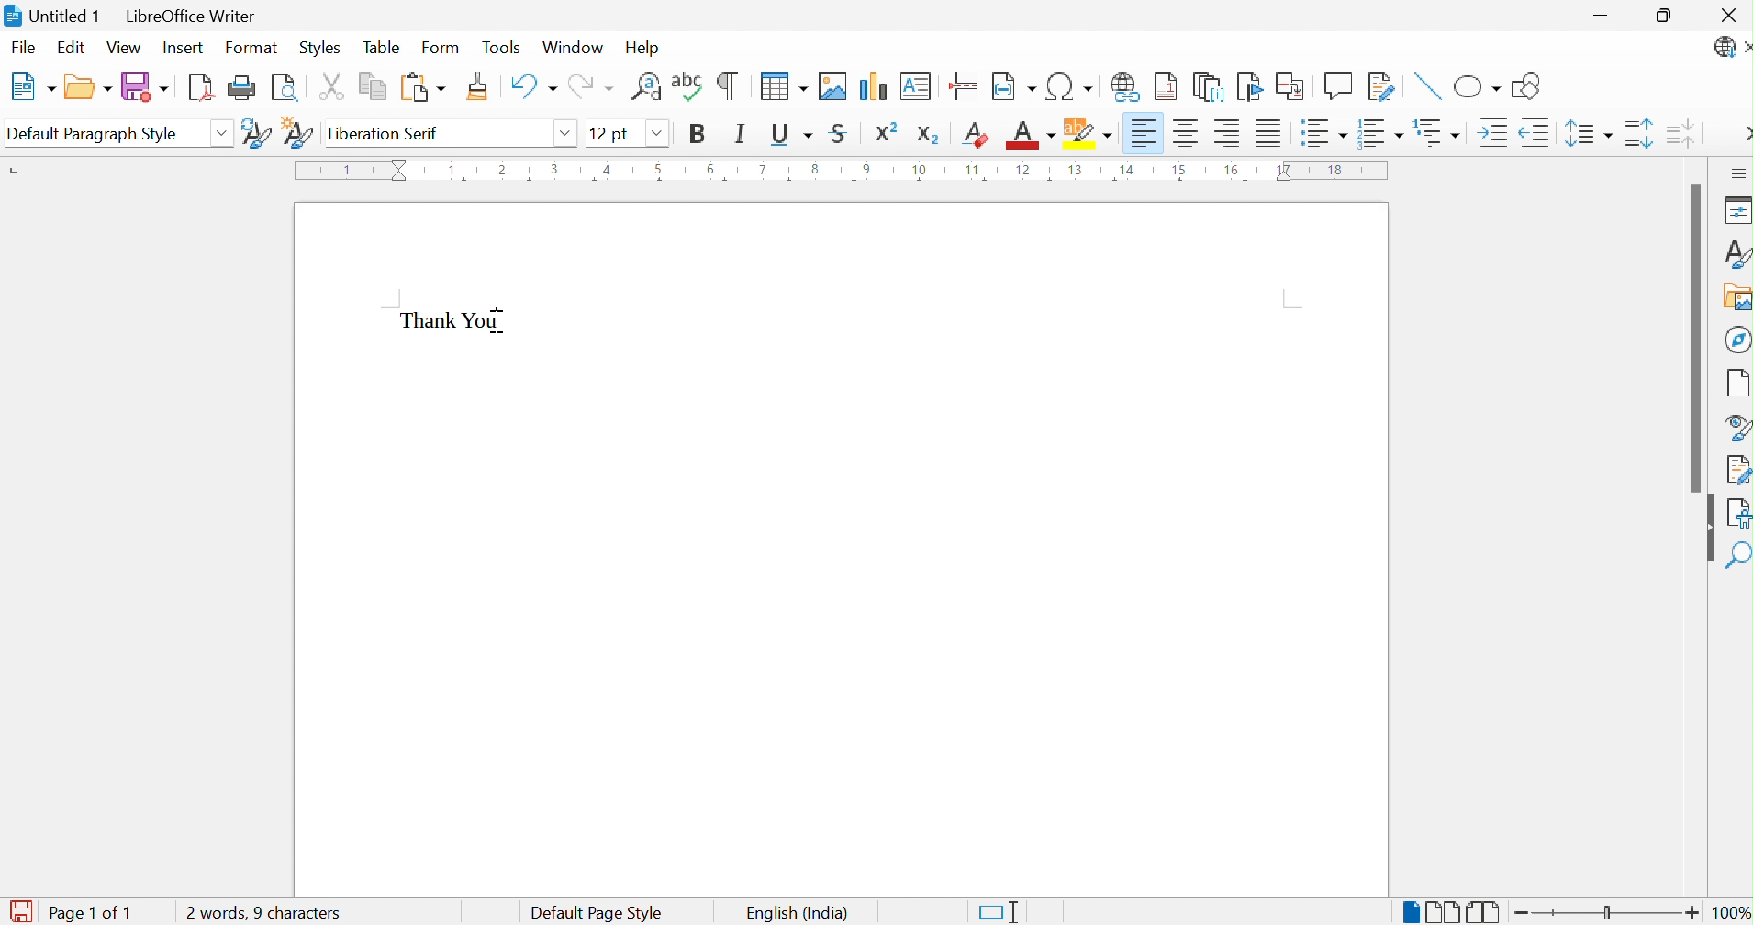 The image size is (1753, 925). What do you see at coordinates (1638, 137) in the screenshot?
I see `Increase Paragraph Spacing` at bounding box center [1638, 137].